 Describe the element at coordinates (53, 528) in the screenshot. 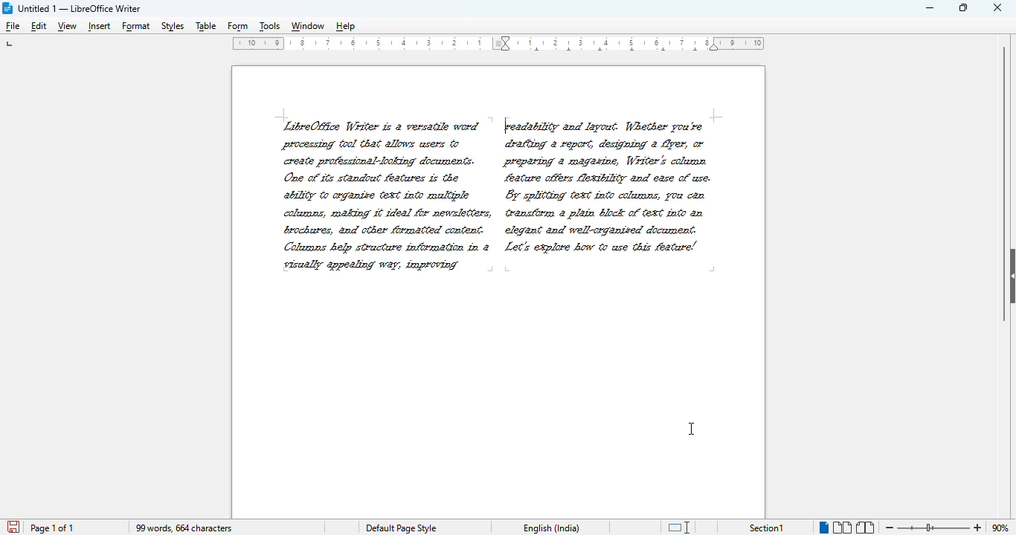

I see `page 1 of 1` at that location.